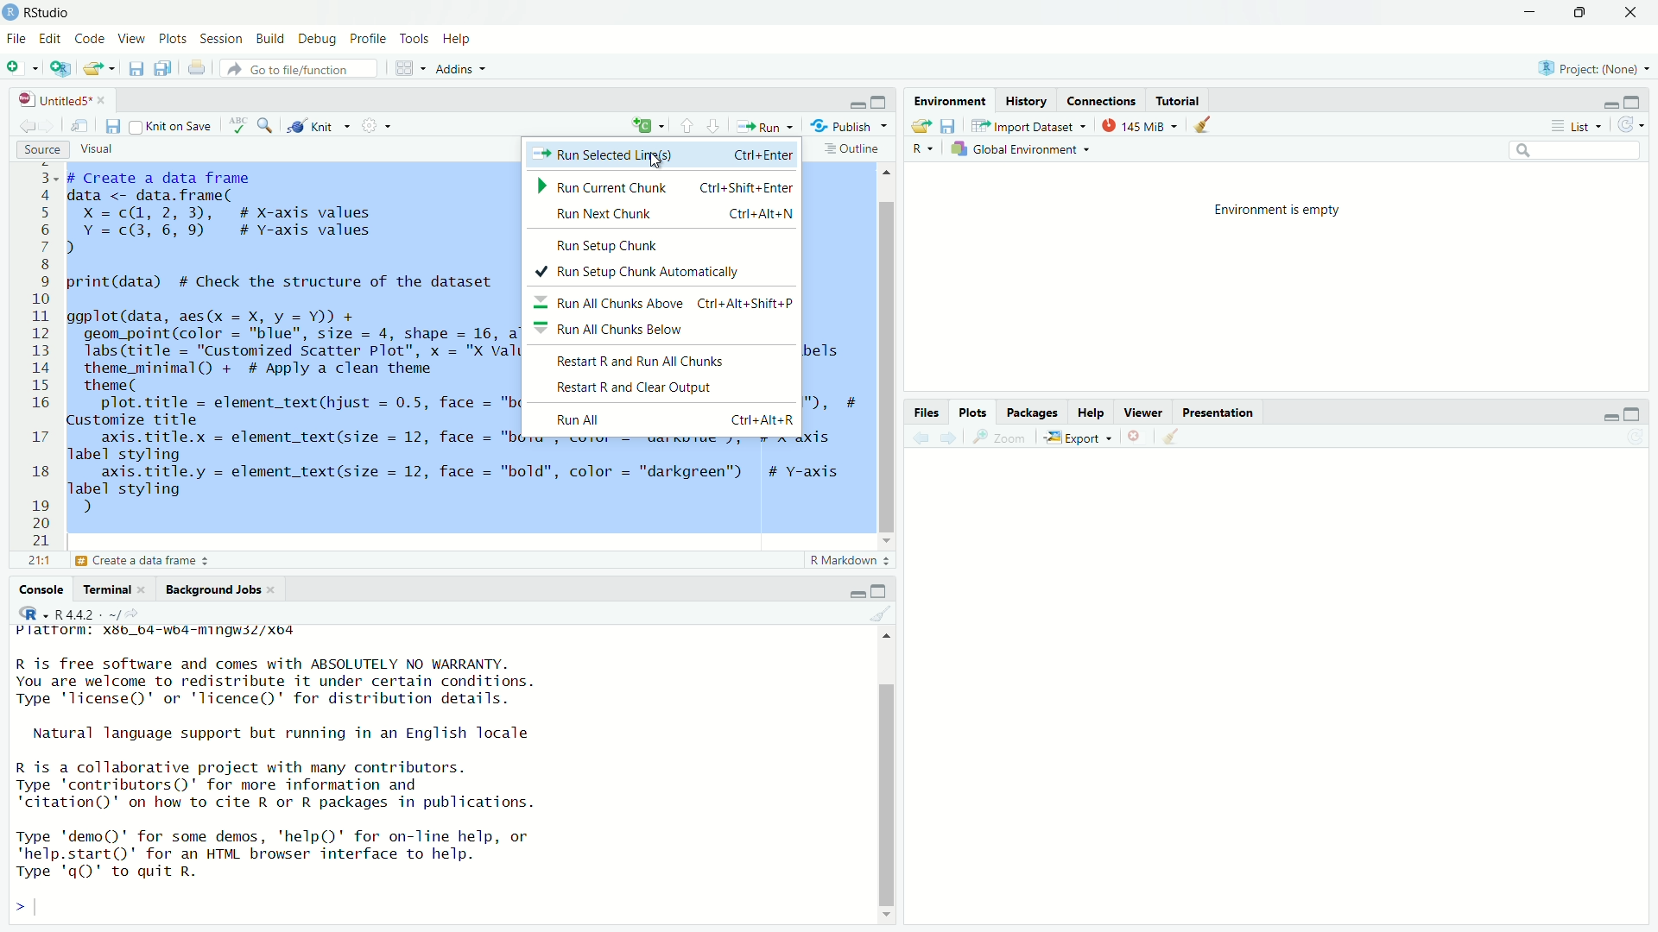 This screenshot has width=1658, height=932. What do you see at coordinates (1073, 438) in the screenshot?
I see `Export ` at bounding box center [1073, 438].